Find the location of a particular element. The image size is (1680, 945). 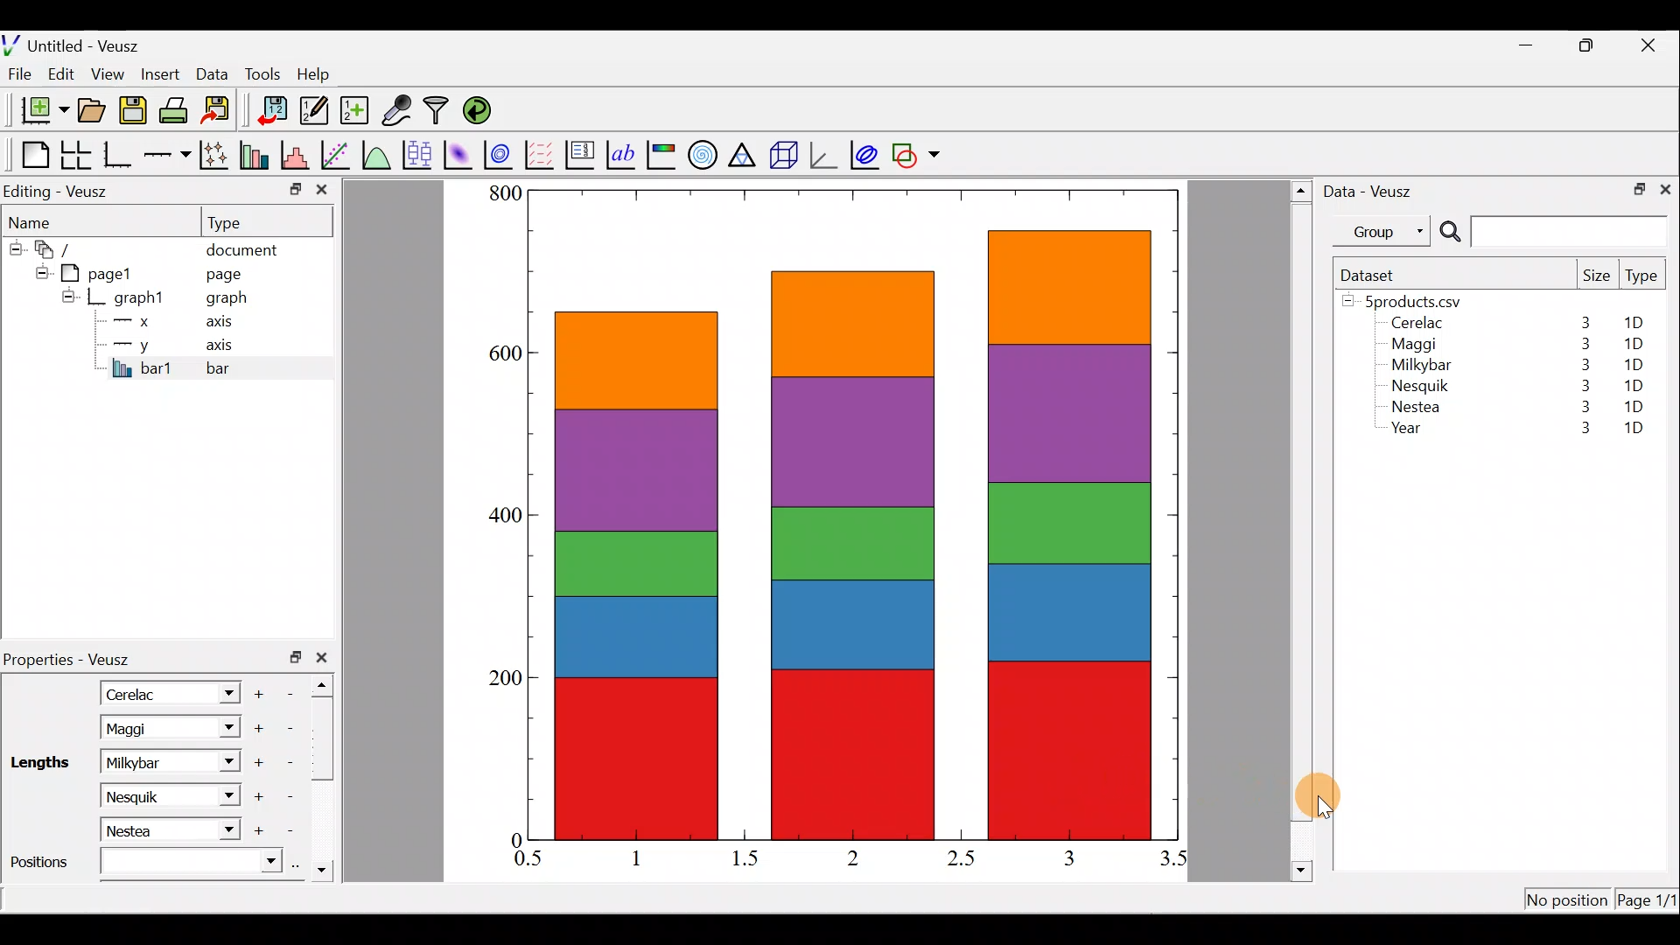

Length dropdown is located at coordinates (220, 692).